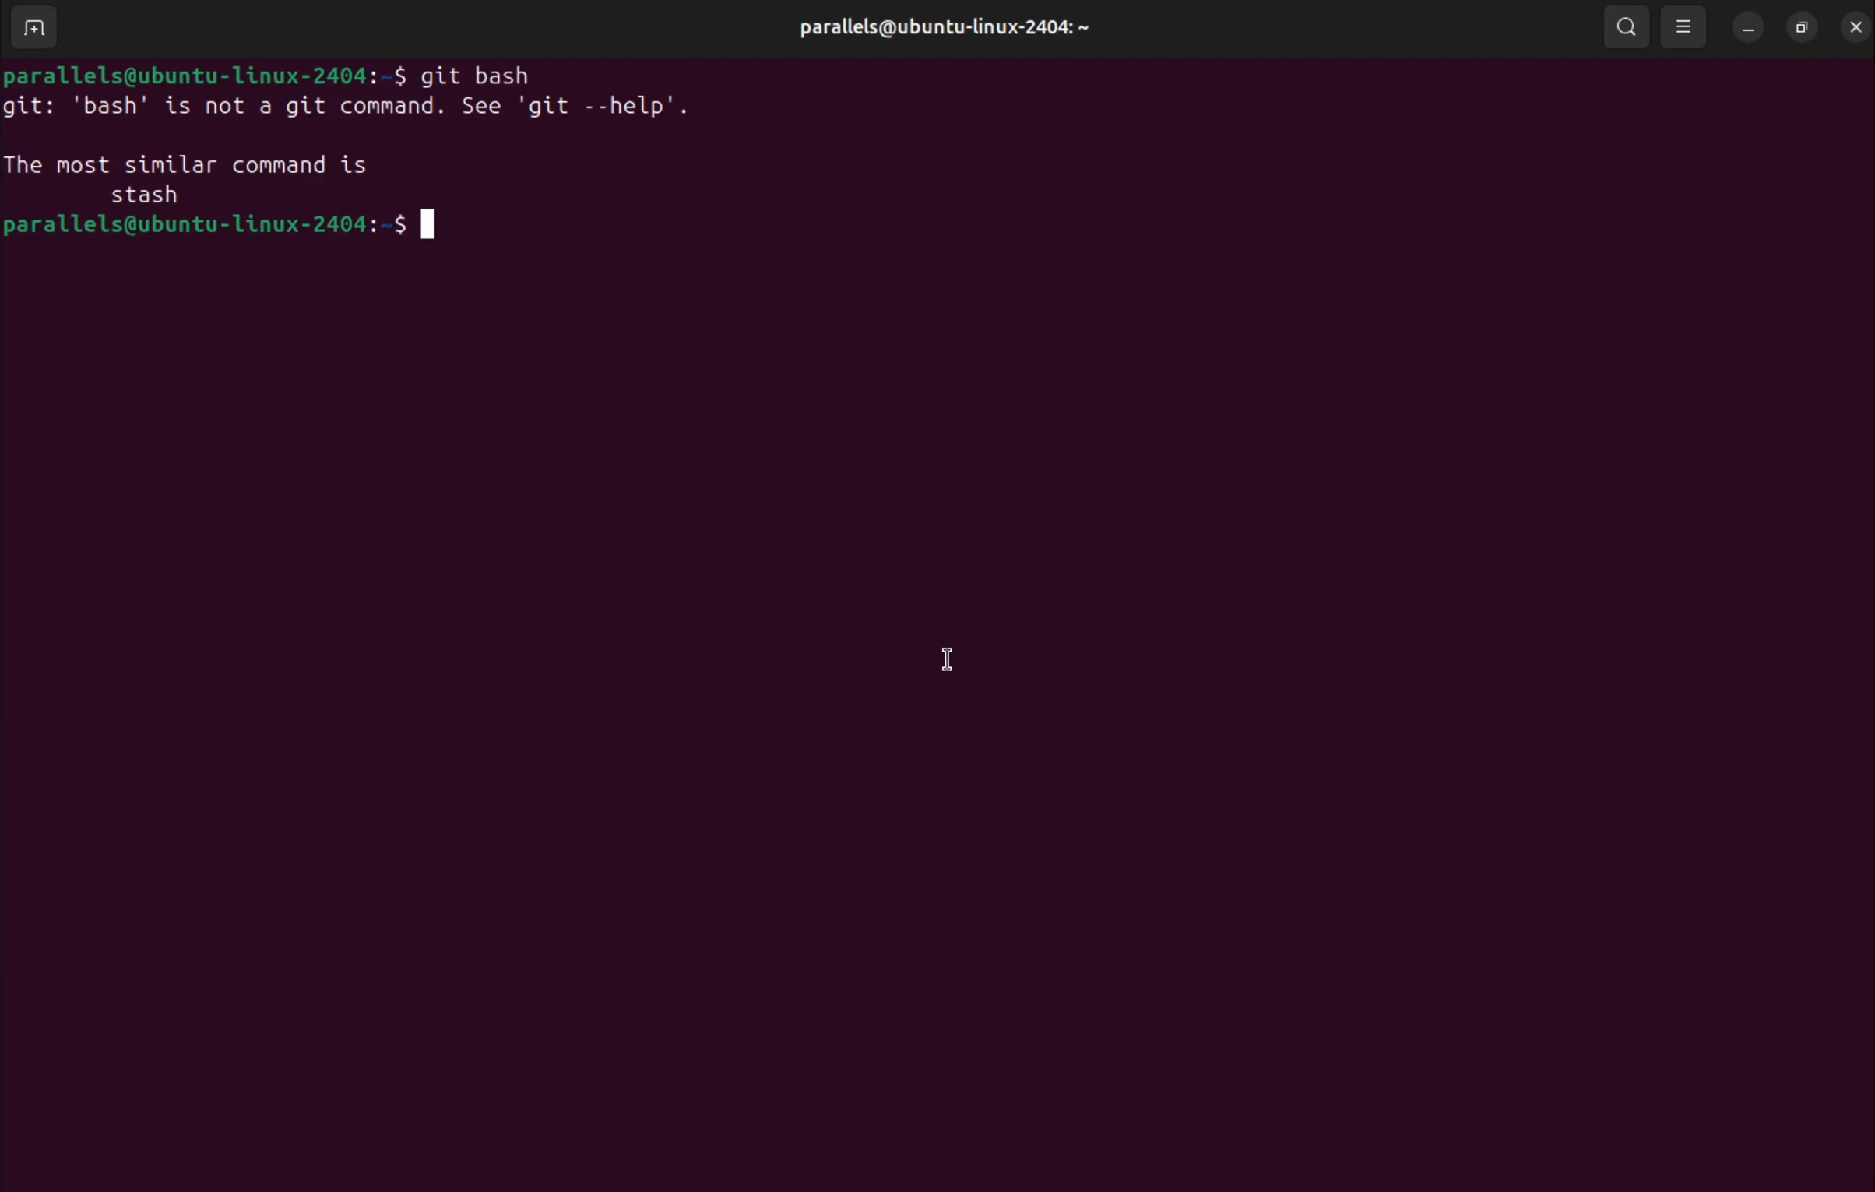 This screenshot has height=1192, width=1875. What do you see at coordinates (37, 25) in the screenshot?
I see `add terminal` at bounding box center [37, 25].